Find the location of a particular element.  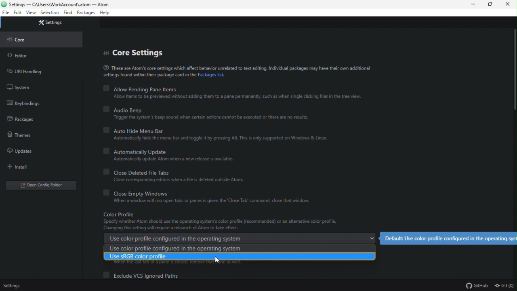

use sRGB color profile is located at coordinates (239, 256).